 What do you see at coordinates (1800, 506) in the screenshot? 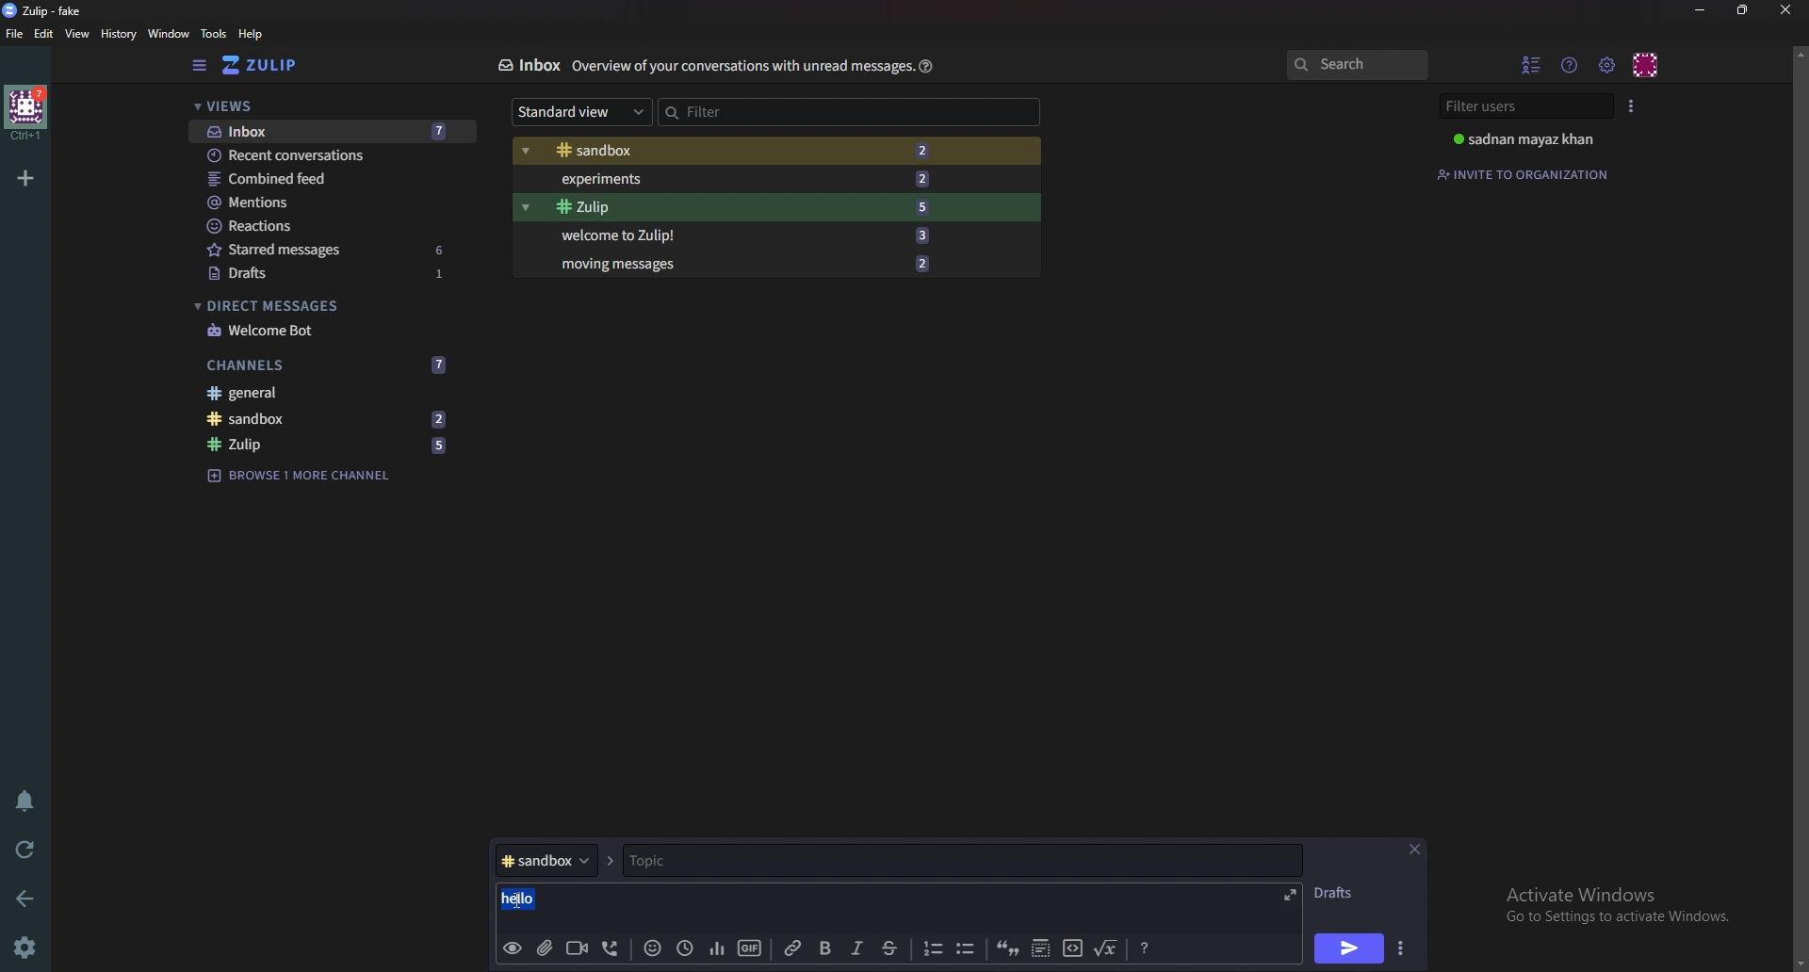
I see `scroll bar` at bounding box center [1800, 506].